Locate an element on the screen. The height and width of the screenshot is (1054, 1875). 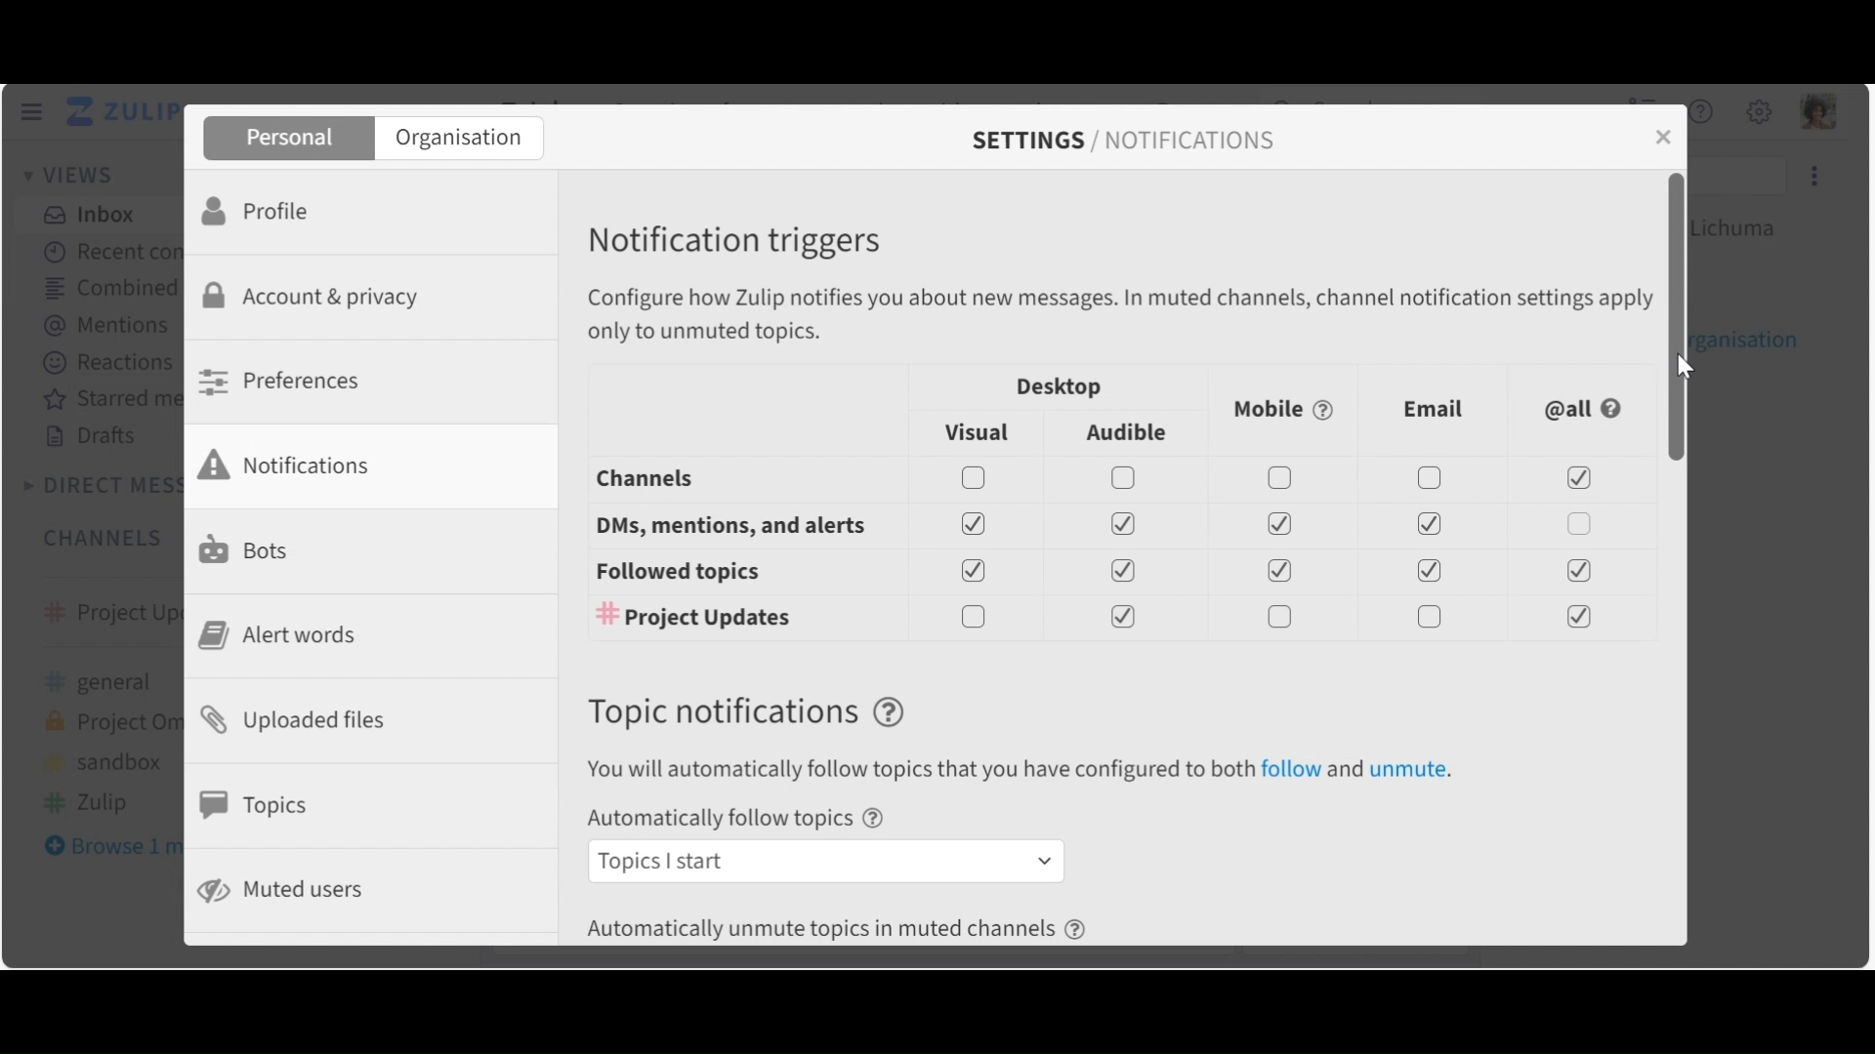
#Channel is located at coordinates (1106, 616).